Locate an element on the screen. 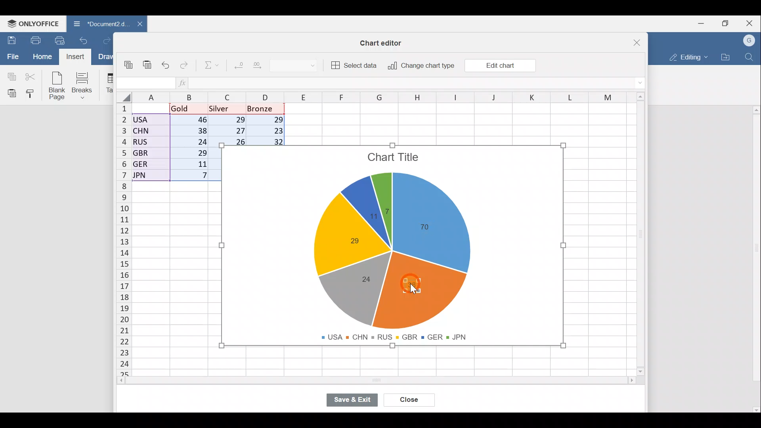 The image size is (761, 428). Rows is located at coordinates (124, 235).